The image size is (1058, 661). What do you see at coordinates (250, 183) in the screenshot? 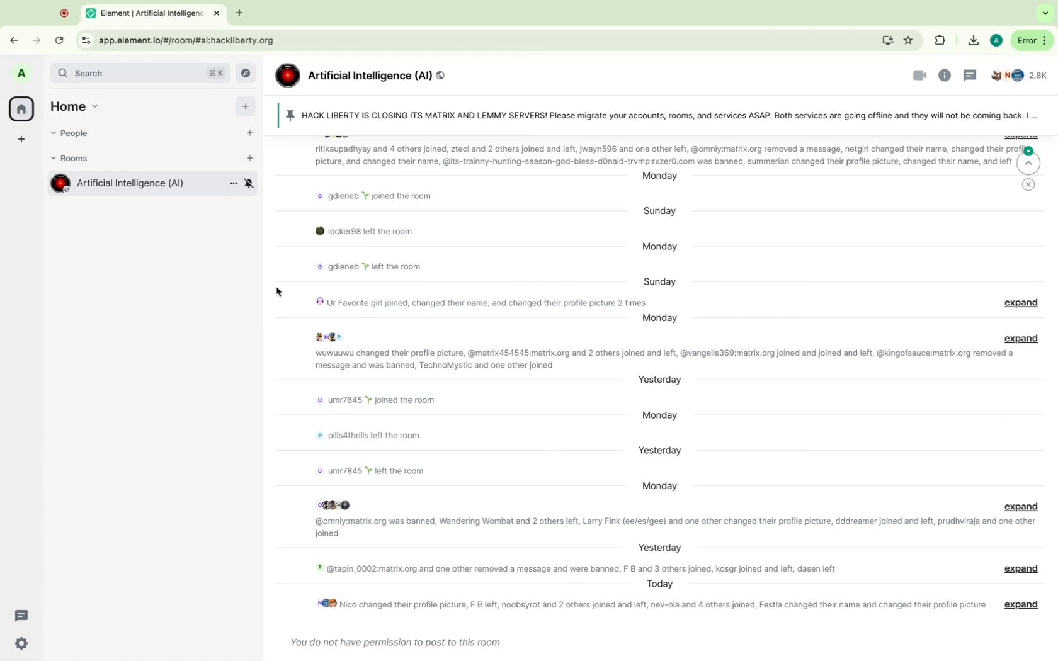
I see `notification option` at bounding box center [250, 183].